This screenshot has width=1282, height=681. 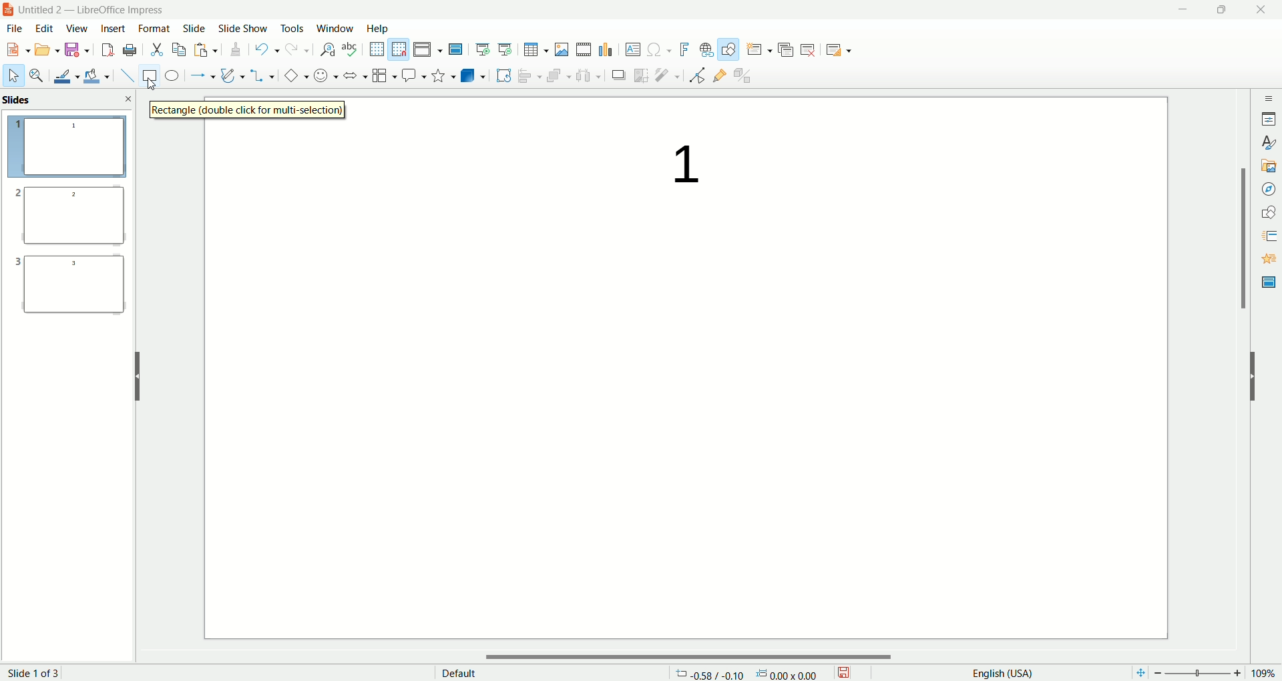 I want to click on symbol shapes, so click(x=323, y=76).